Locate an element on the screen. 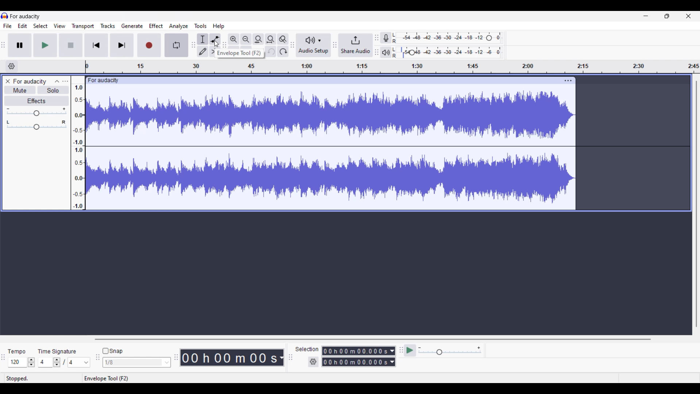  Tracks is located at coordinates (108, 26).